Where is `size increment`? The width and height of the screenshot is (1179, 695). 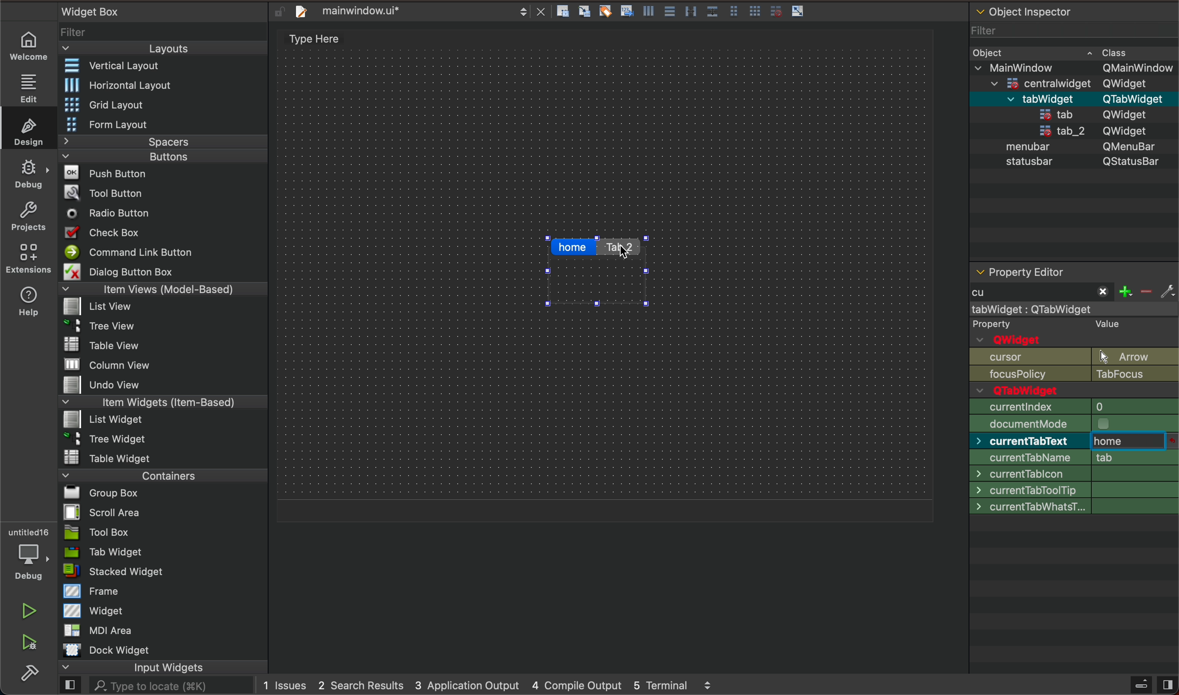
size increment is located at coordinates (1074, 473).